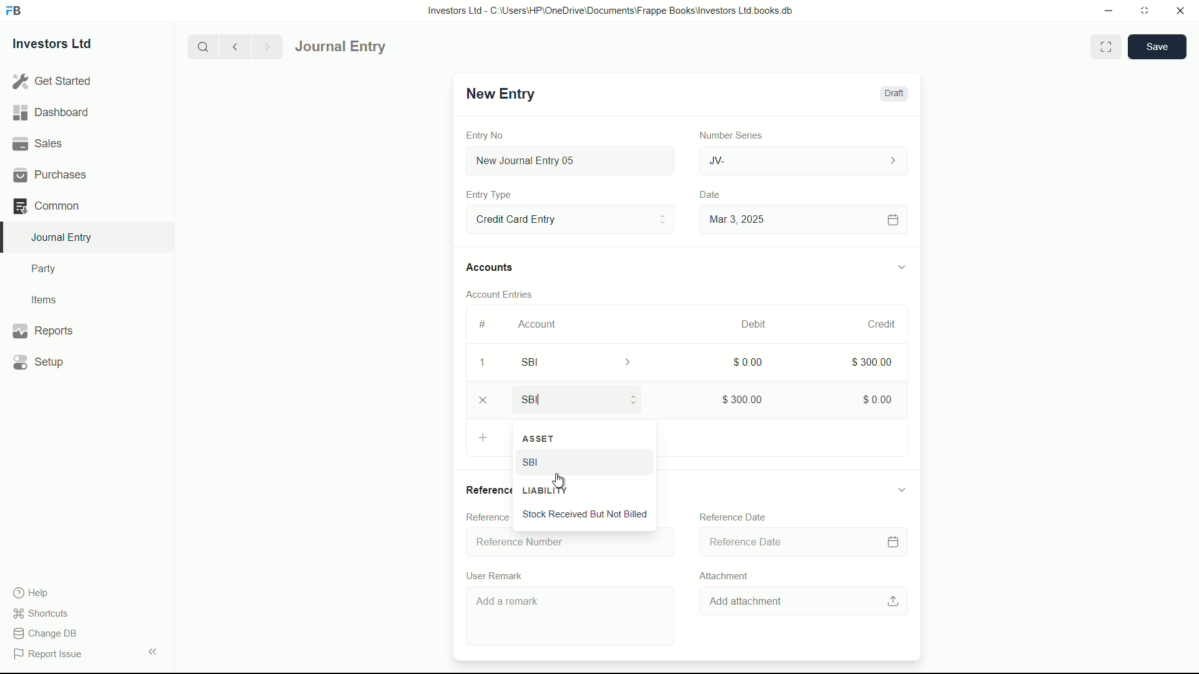 The height and width of the screenshot is (674, 1199). Describe the element at coordinates (492, 268) in the screenshot. I see `Accounts` at that location.